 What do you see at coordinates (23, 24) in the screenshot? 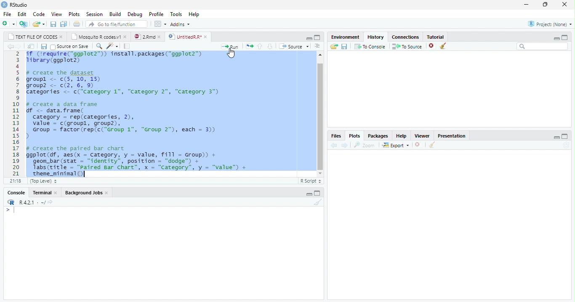
I see `create a project` at bounding box center [23, 24].